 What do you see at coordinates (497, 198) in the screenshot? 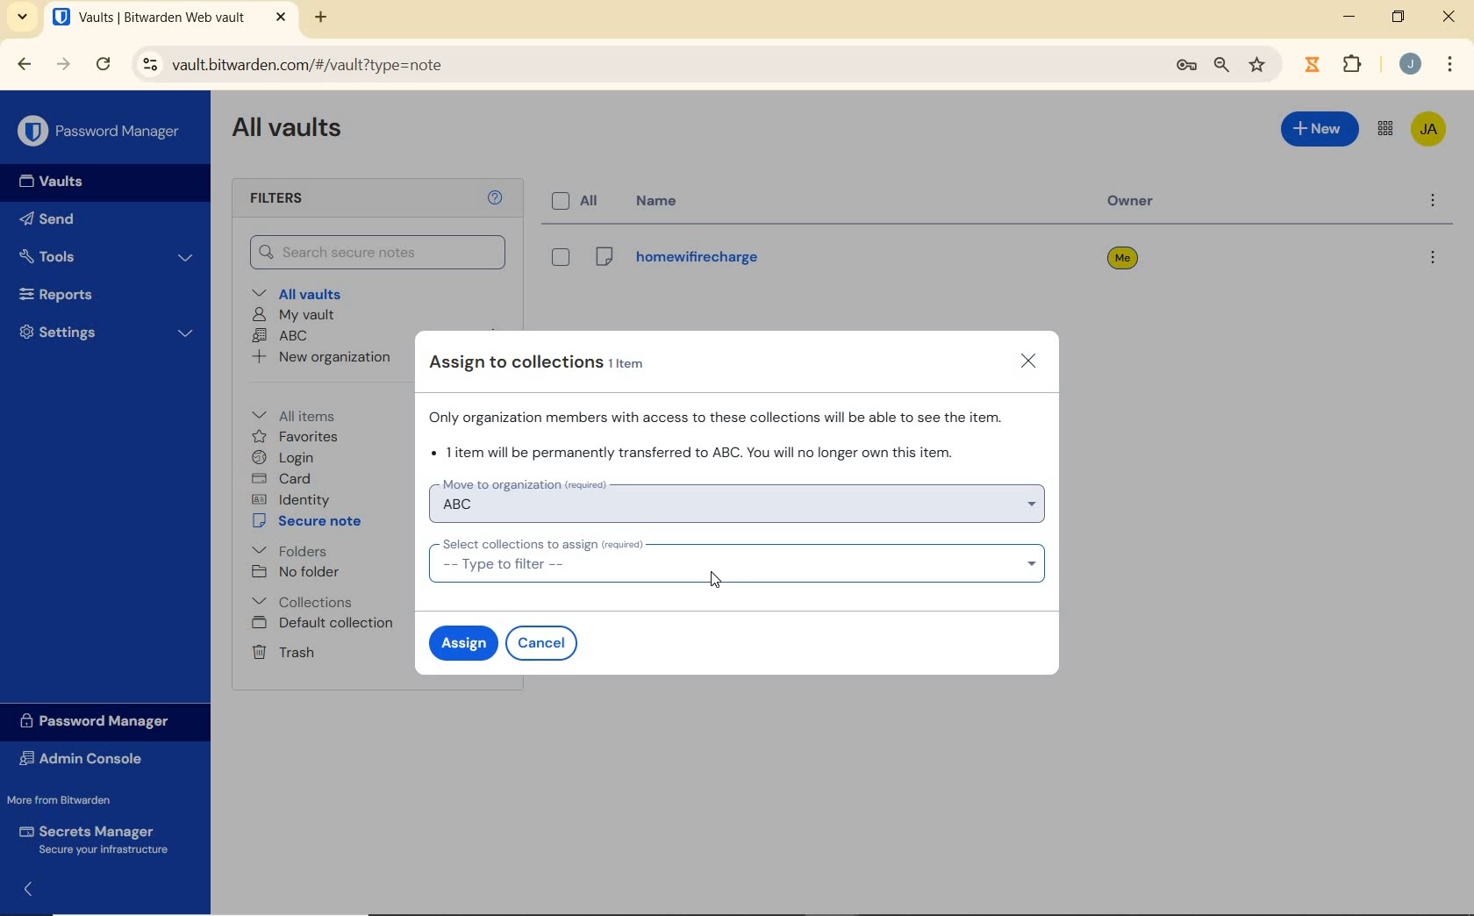
I see `Help` at bounding box center [497, 198].